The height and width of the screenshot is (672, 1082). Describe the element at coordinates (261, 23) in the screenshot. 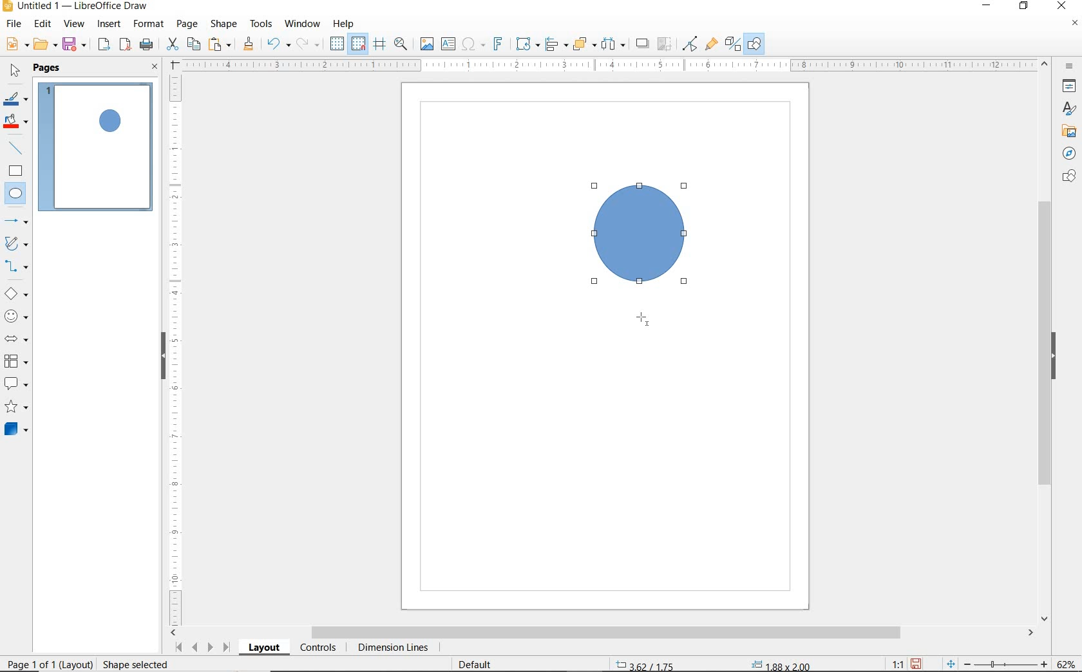

I see `TOOLS` at that location.